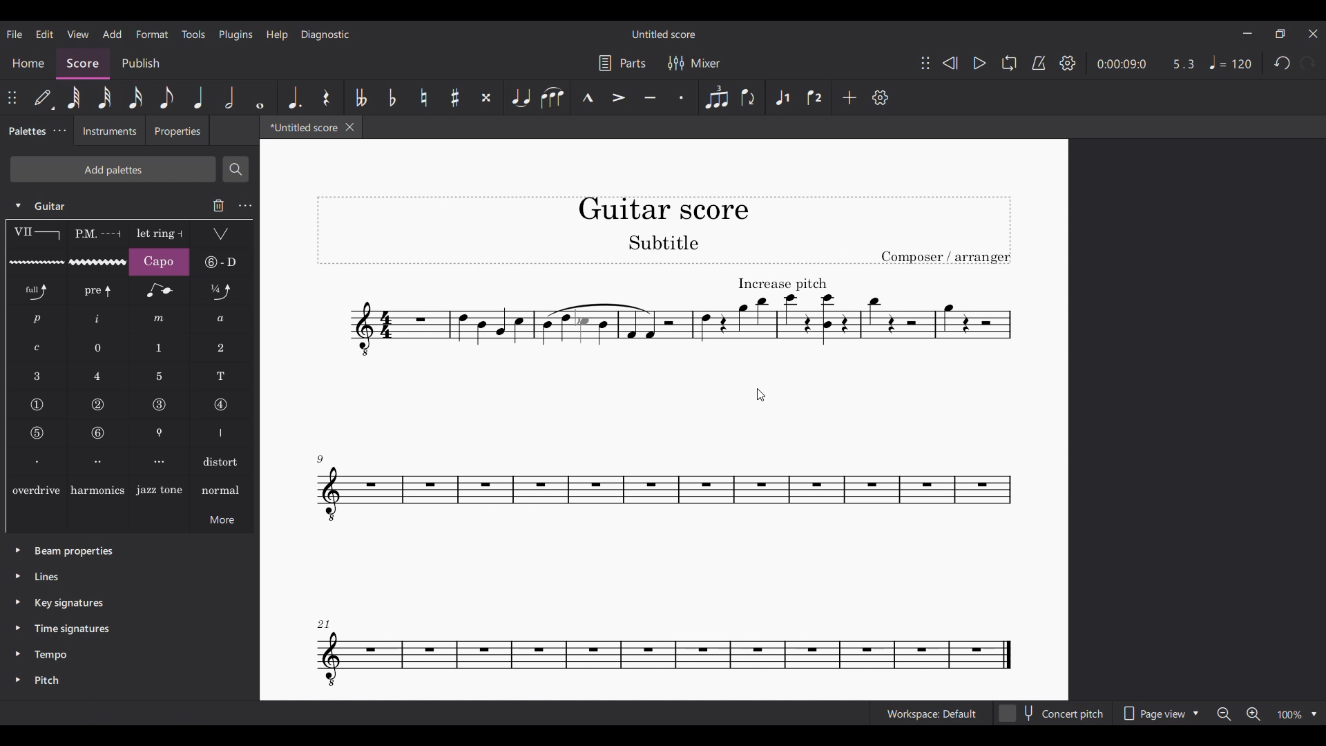  What do you see at coordinates (694, 63) in the screenshot?
I see `Mixer settings` at bounding box center [694, 63].